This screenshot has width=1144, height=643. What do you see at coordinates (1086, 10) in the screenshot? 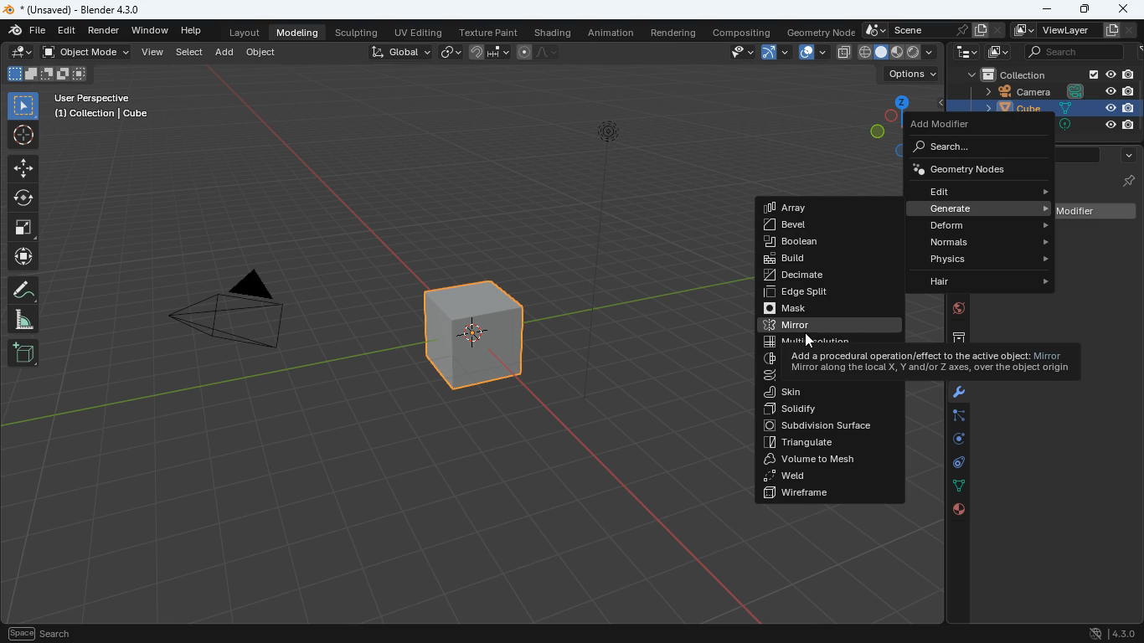
I see `maximize` at bounding box center [1086, 10].